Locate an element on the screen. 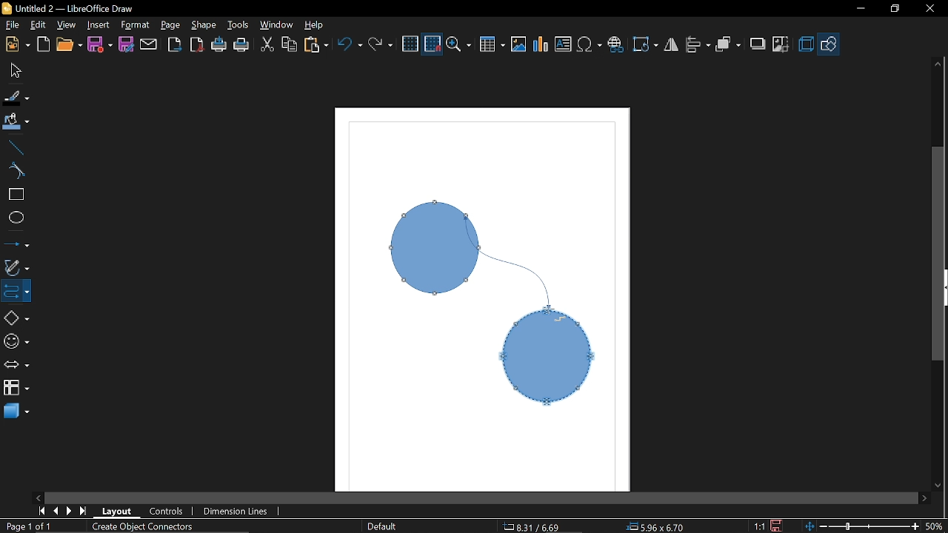 The width and height of the screenshot is (948, 533). Allign is located at coordinates (698, 46).